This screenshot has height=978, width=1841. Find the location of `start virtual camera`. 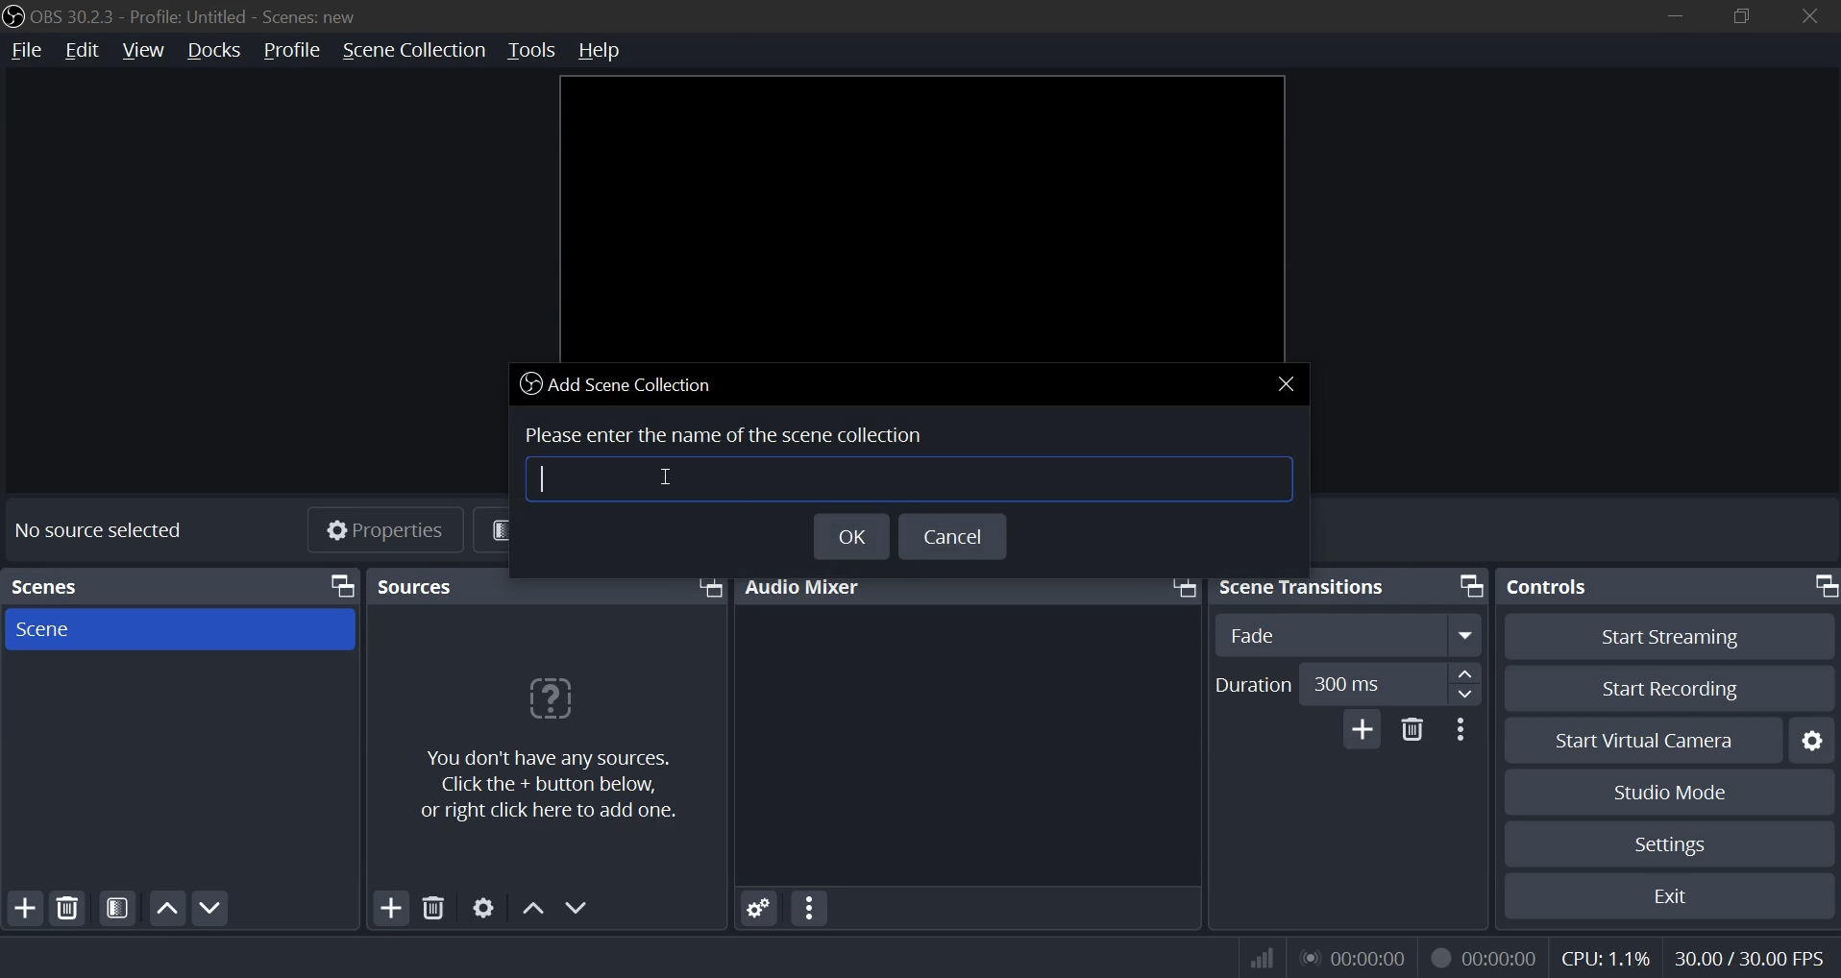

start virtual camera is located at coordinates (1644, 740).